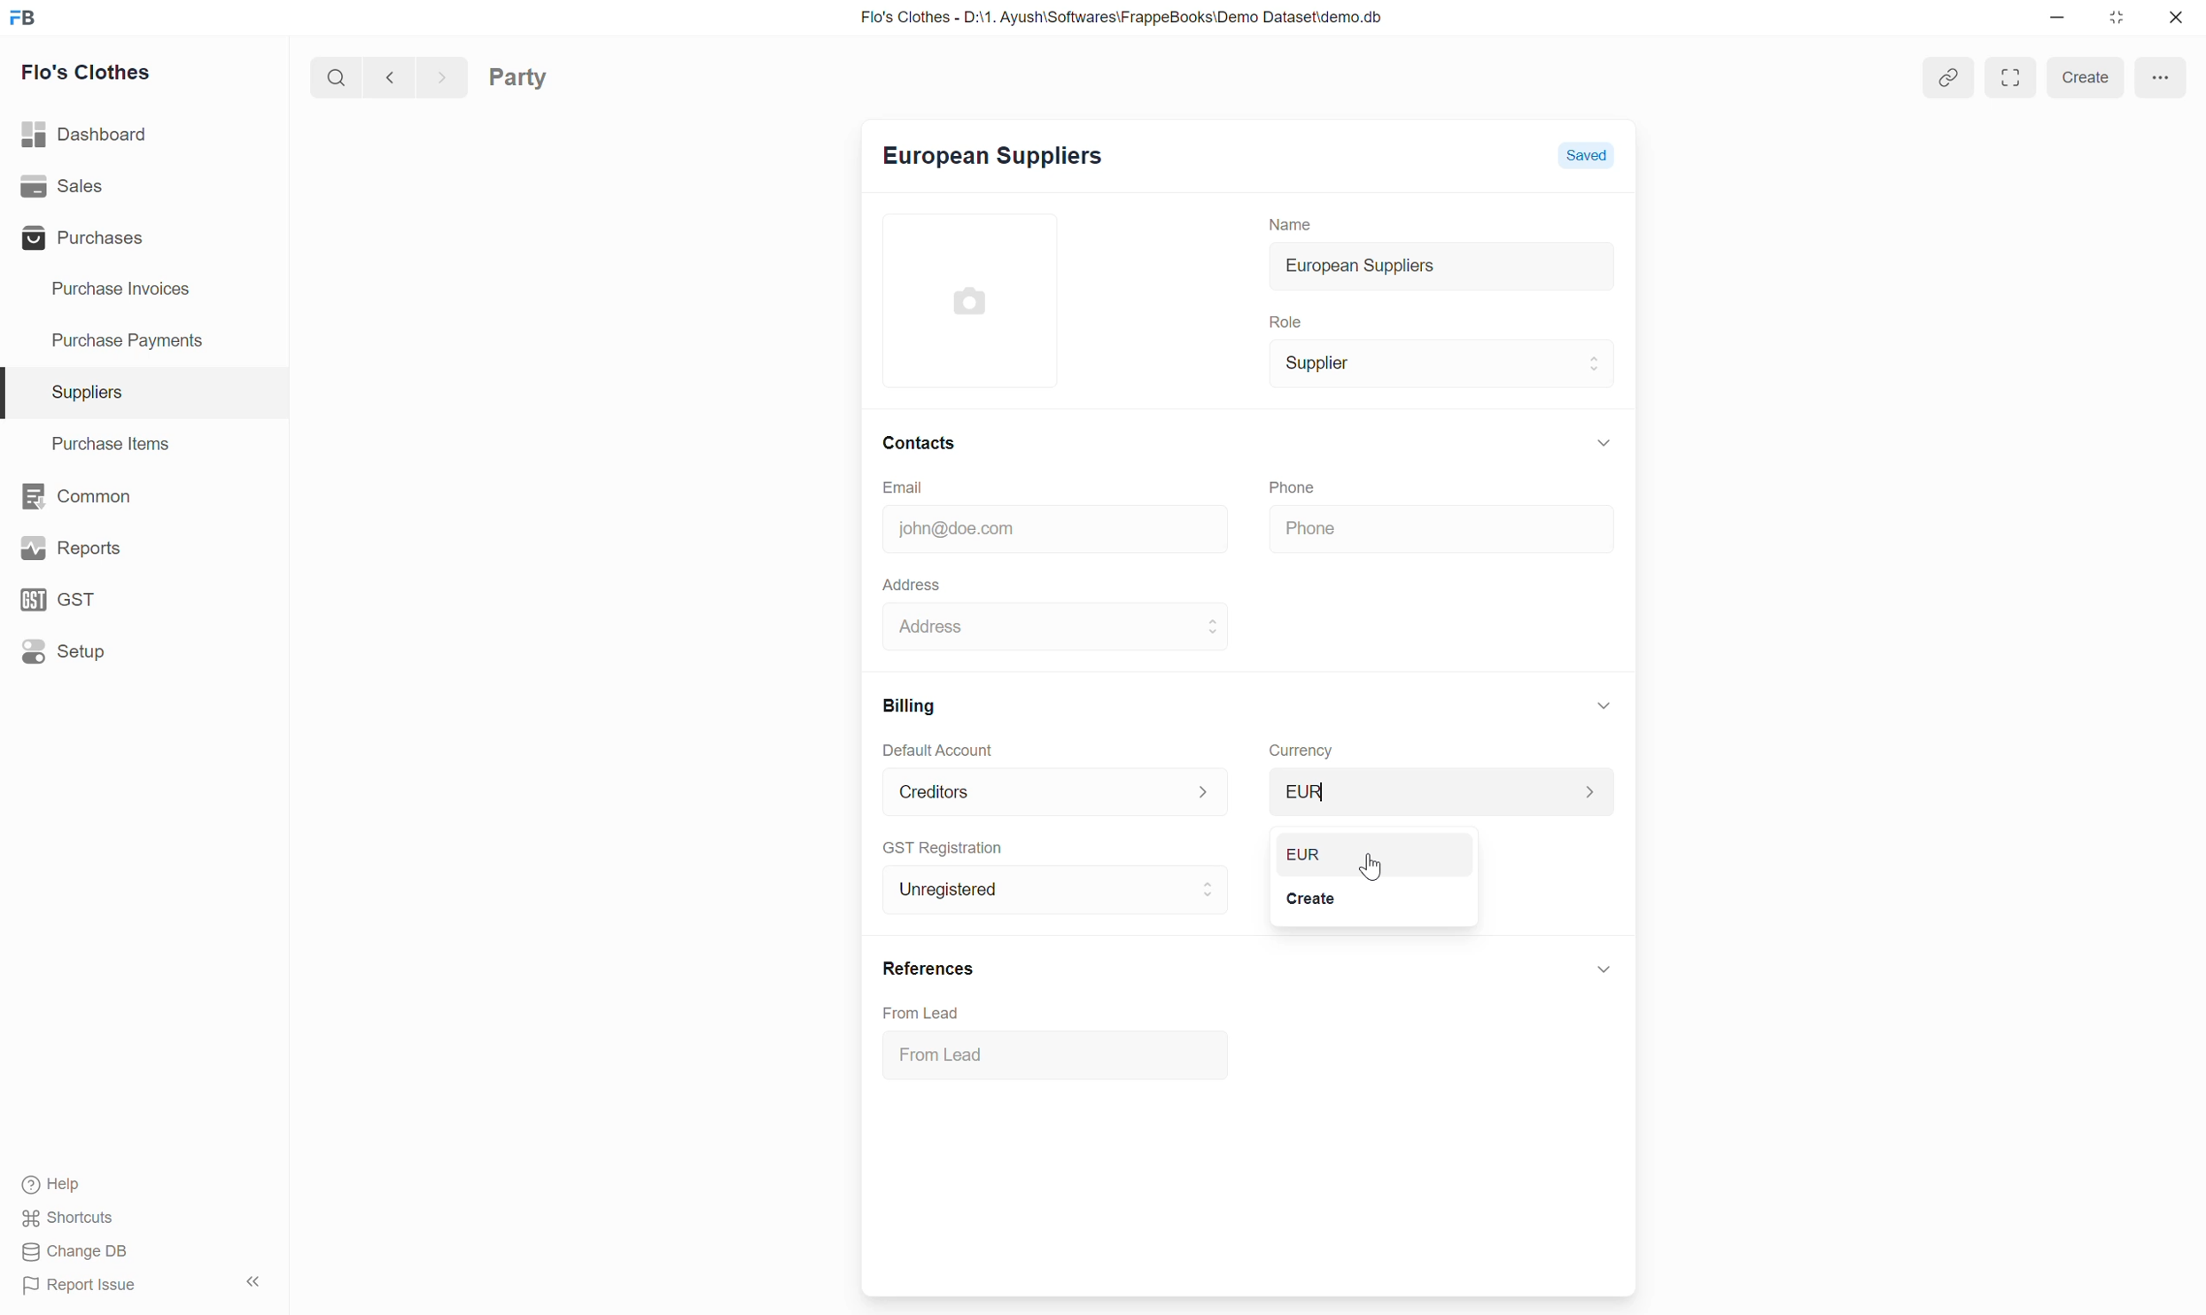  What do you see at coordinates (1304, 855) in the screenshot?
I see `EUR` at bounding box center [1304, 855].